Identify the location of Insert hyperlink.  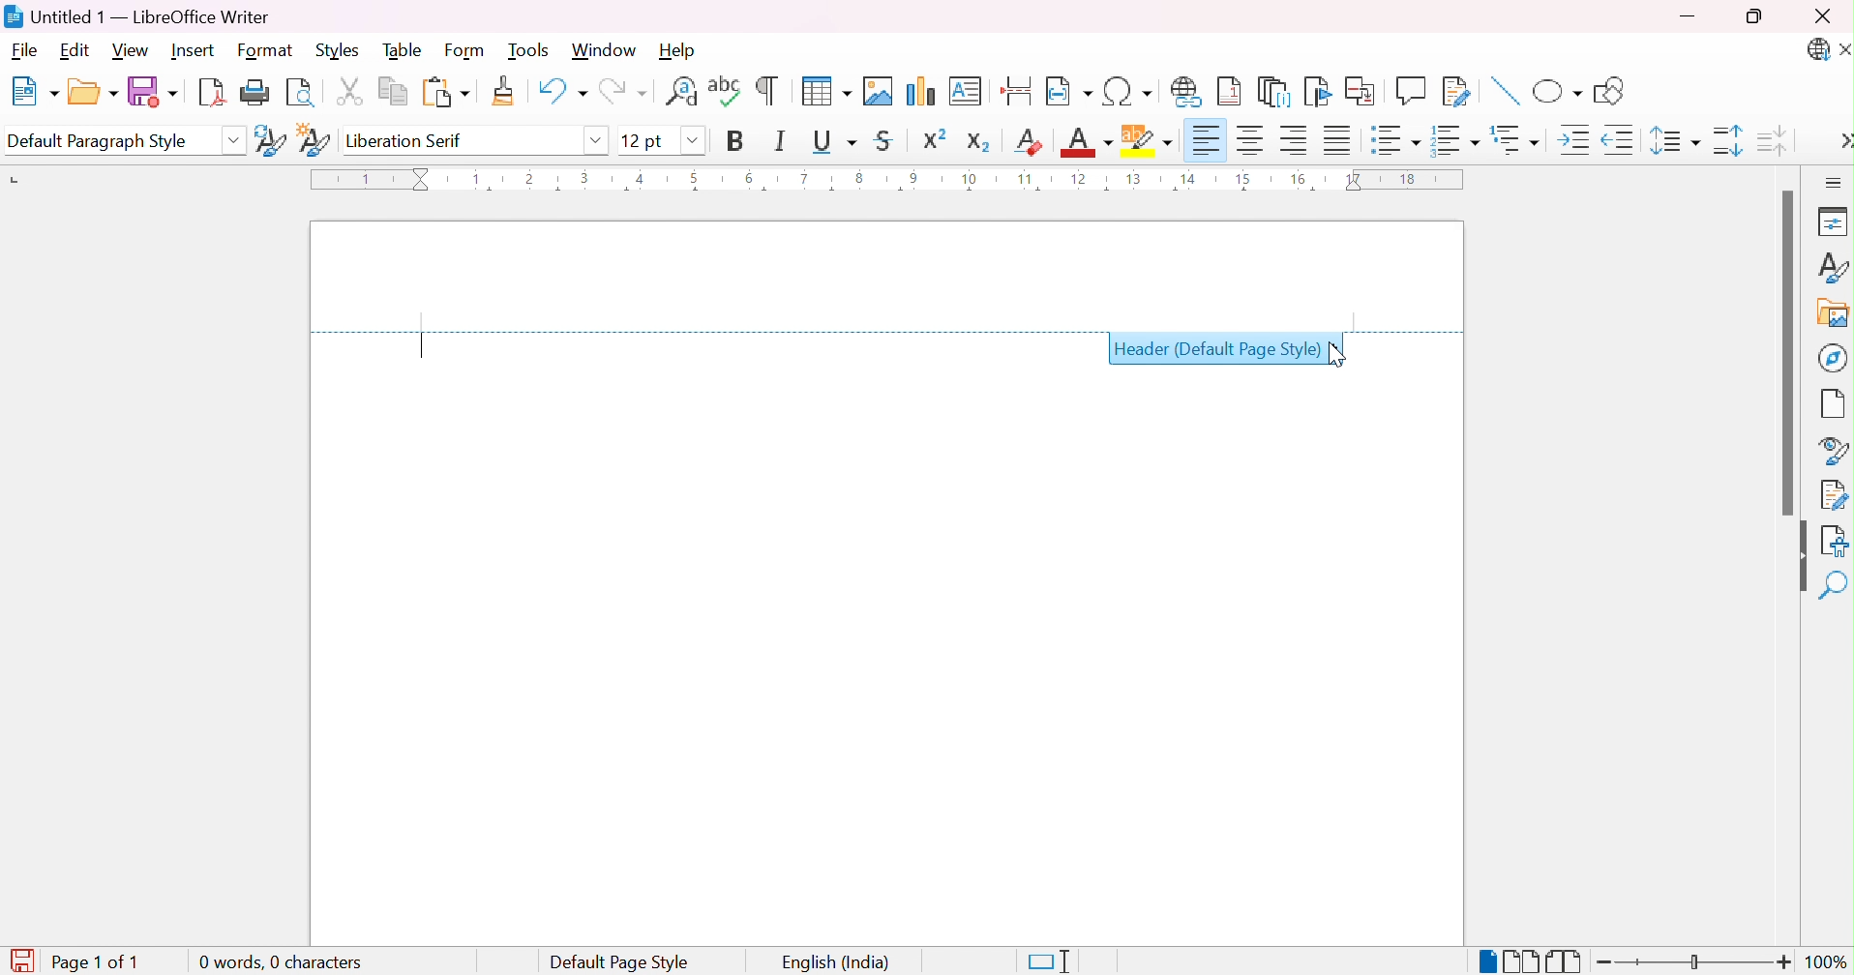
(1186, 91).